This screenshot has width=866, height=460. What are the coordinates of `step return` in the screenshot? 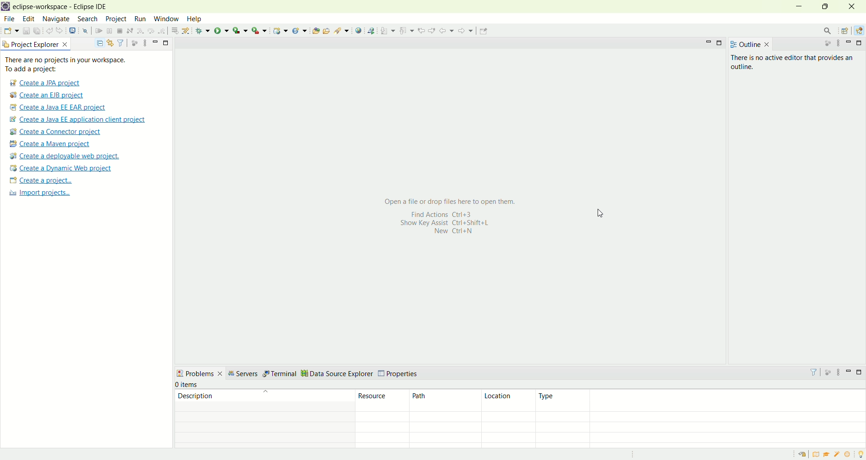 It's located at (162, 31).